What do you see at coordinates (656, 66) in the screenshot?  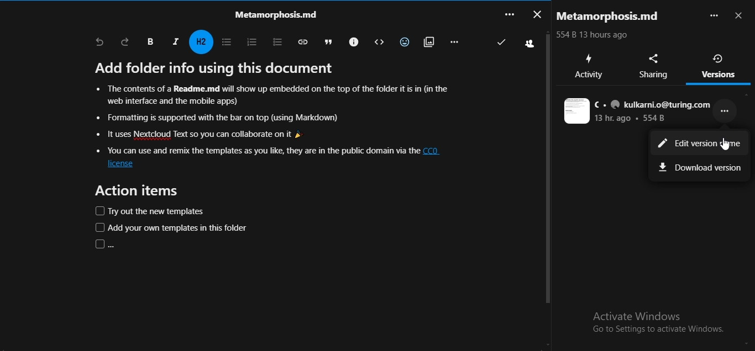 I see `sharing` at bounding box center [656, 66].